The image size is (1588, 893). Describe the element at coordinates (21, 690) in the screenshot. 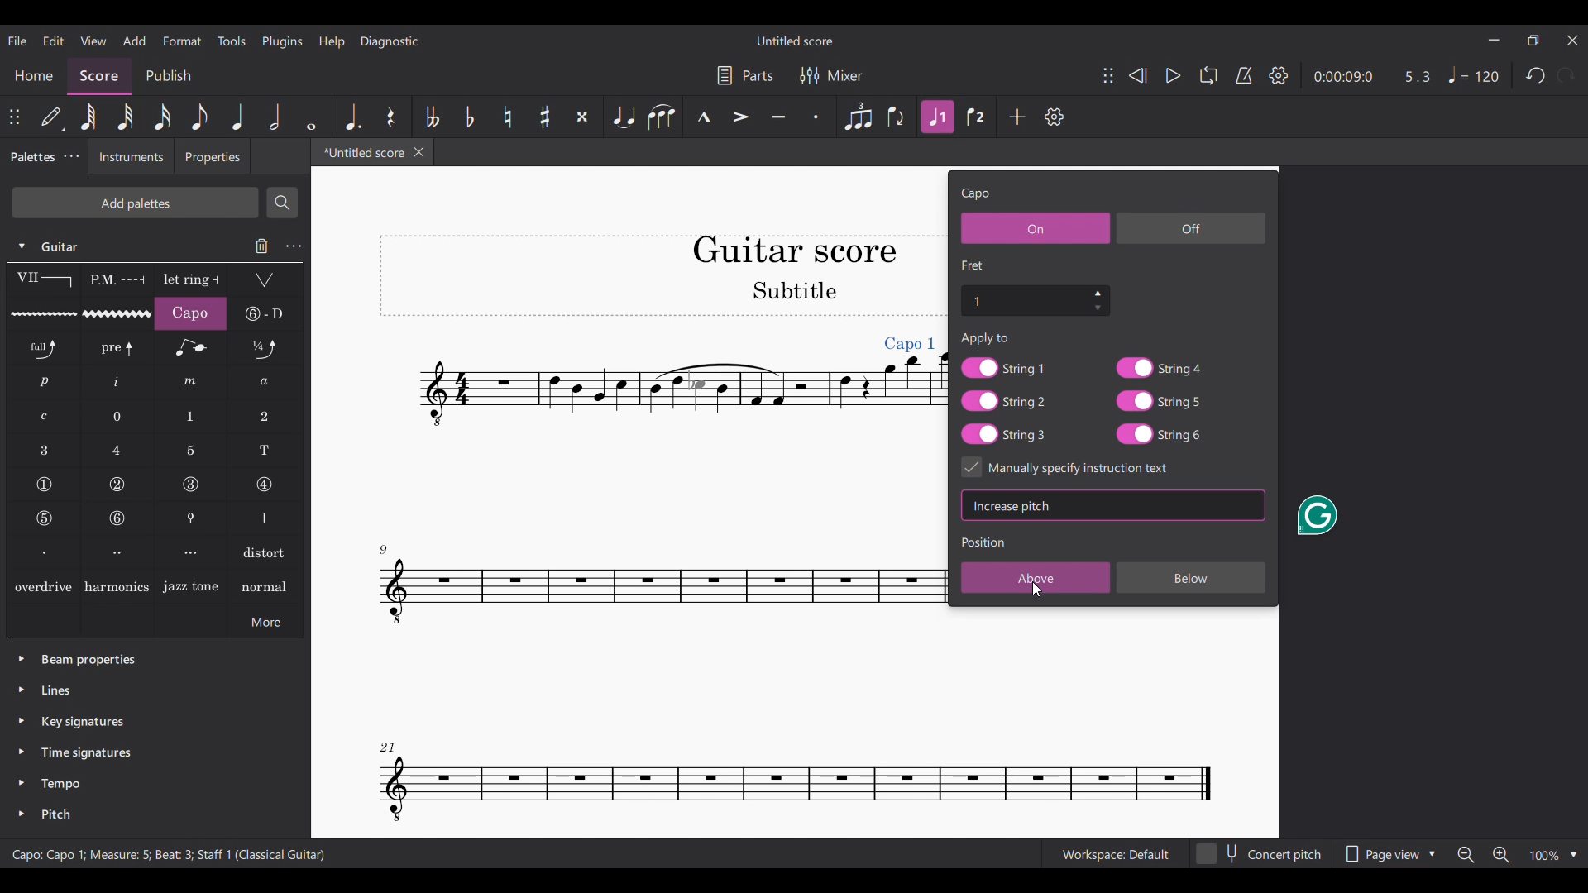

I see `Click to expand lines palette` at that location.